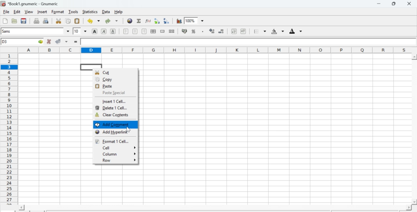 The width and height of the screenshot is (417, 212). Describe the element at coordinates (14, 21) in the screenshot. I see `Open a file` at that location.